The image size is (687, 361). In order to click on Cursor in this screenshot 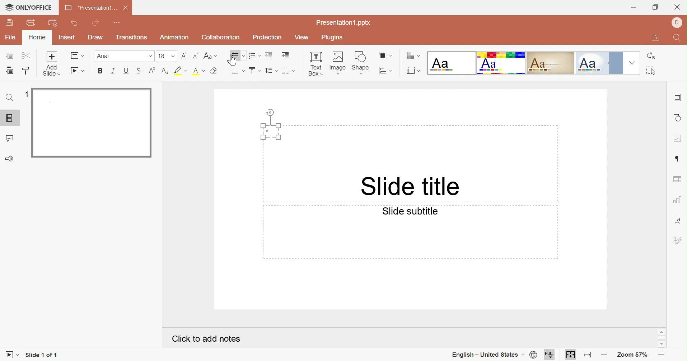, I will do `click(233, 61)`.